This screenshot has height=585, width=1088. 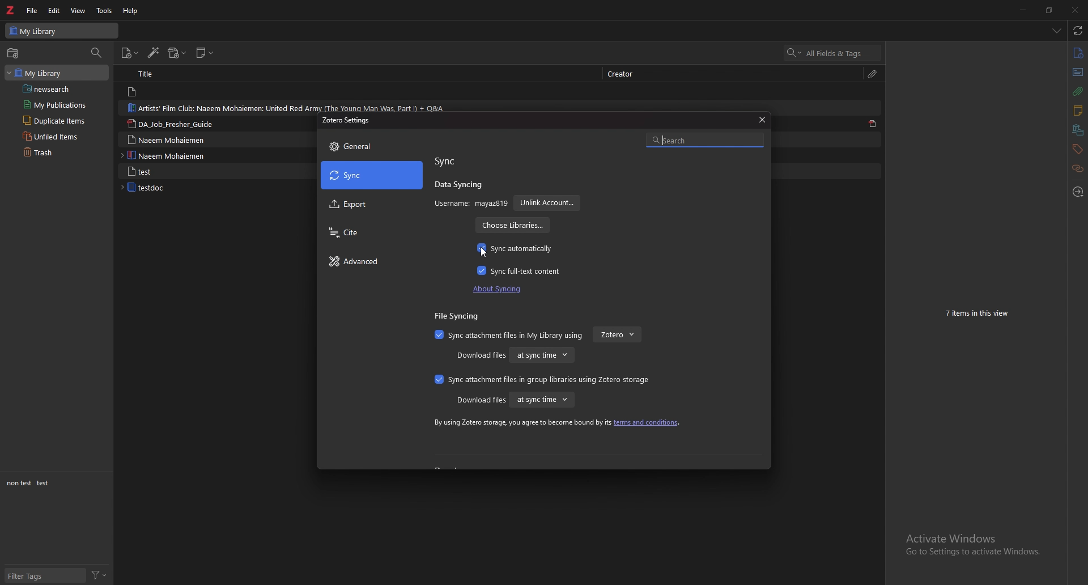 What do you see at coordinates (370, 233) in the screenshot?
I see `cite` at bounding box center [370, 233].